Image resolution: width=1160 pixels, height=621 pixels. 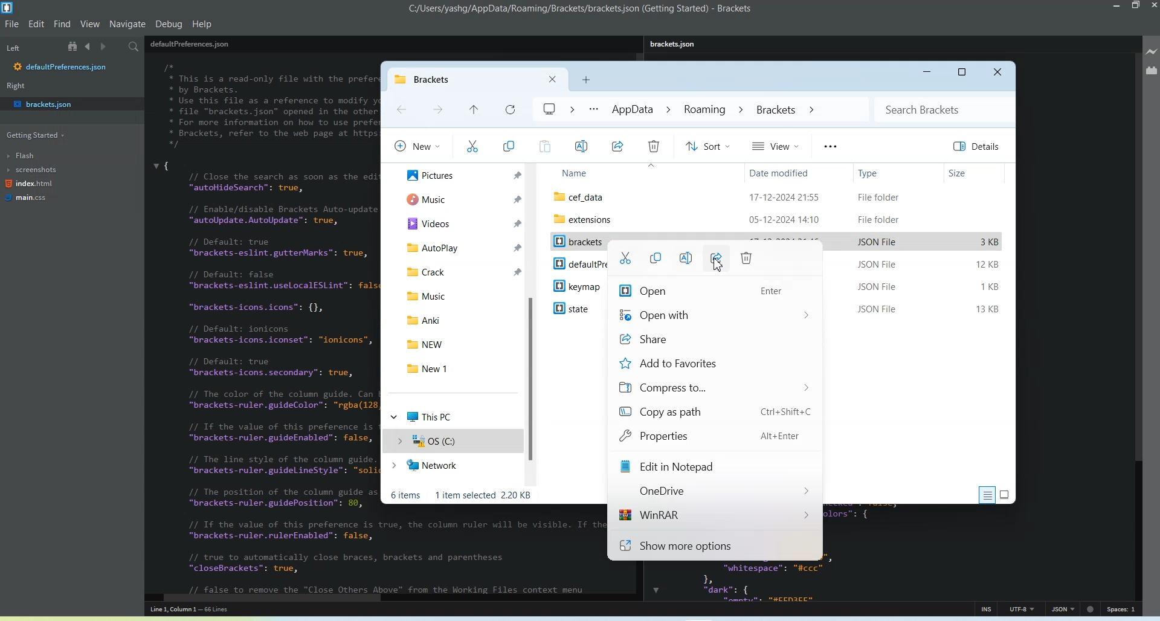 What do you see at coordinates (653, 146) in the screenshot?
I see `Delete` at bounding box center [653, 146].